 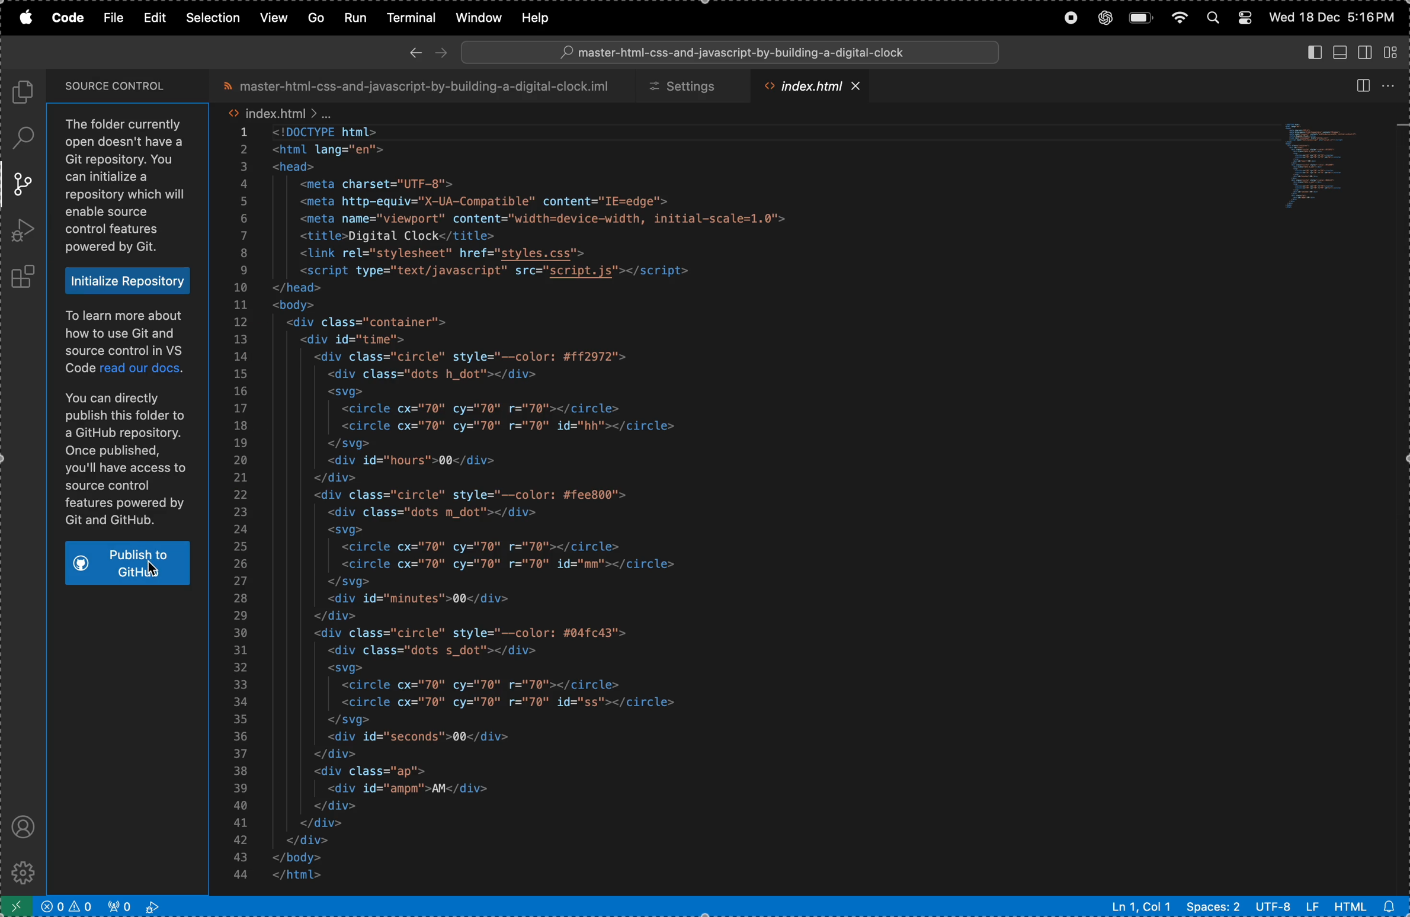 I want to click on settings, so click(x=27, y=870).